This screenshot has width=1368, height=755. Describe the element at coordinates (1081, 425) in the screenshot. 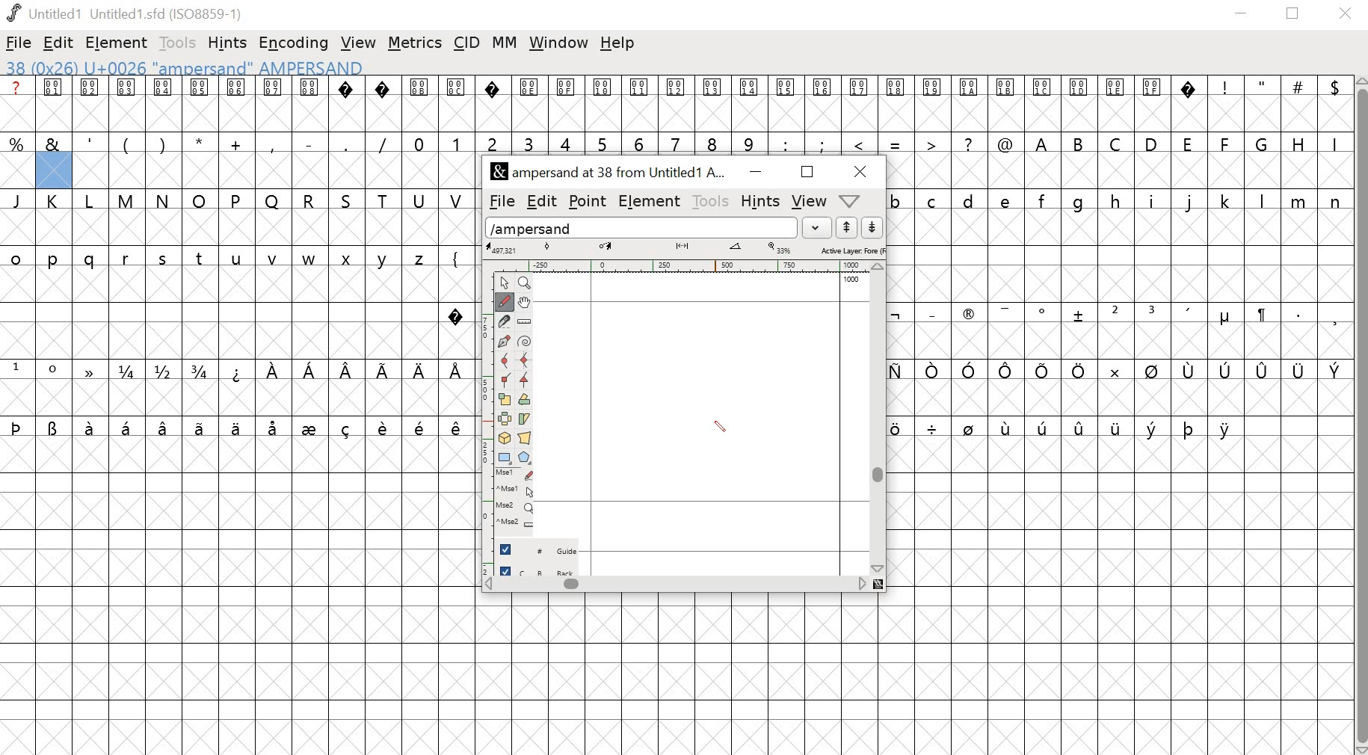

I see `symbol` at that location.